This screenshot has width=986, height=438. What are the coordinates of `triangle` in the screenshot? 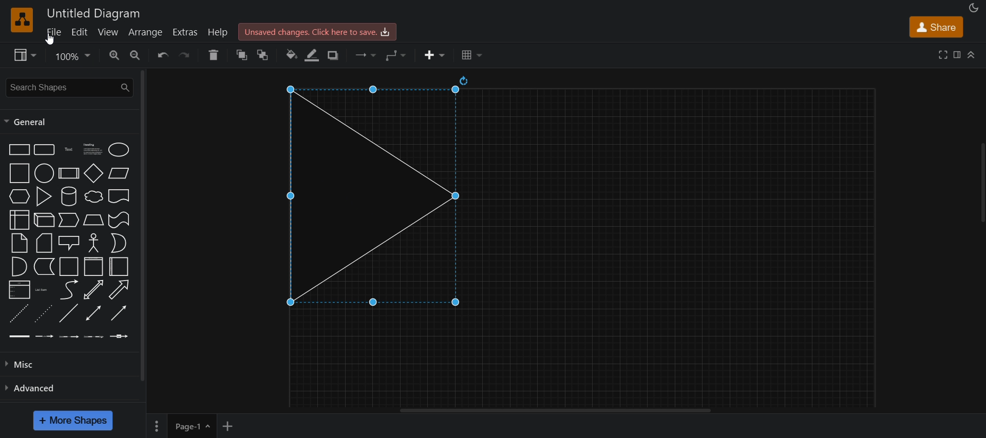 It's located at (45, 196).